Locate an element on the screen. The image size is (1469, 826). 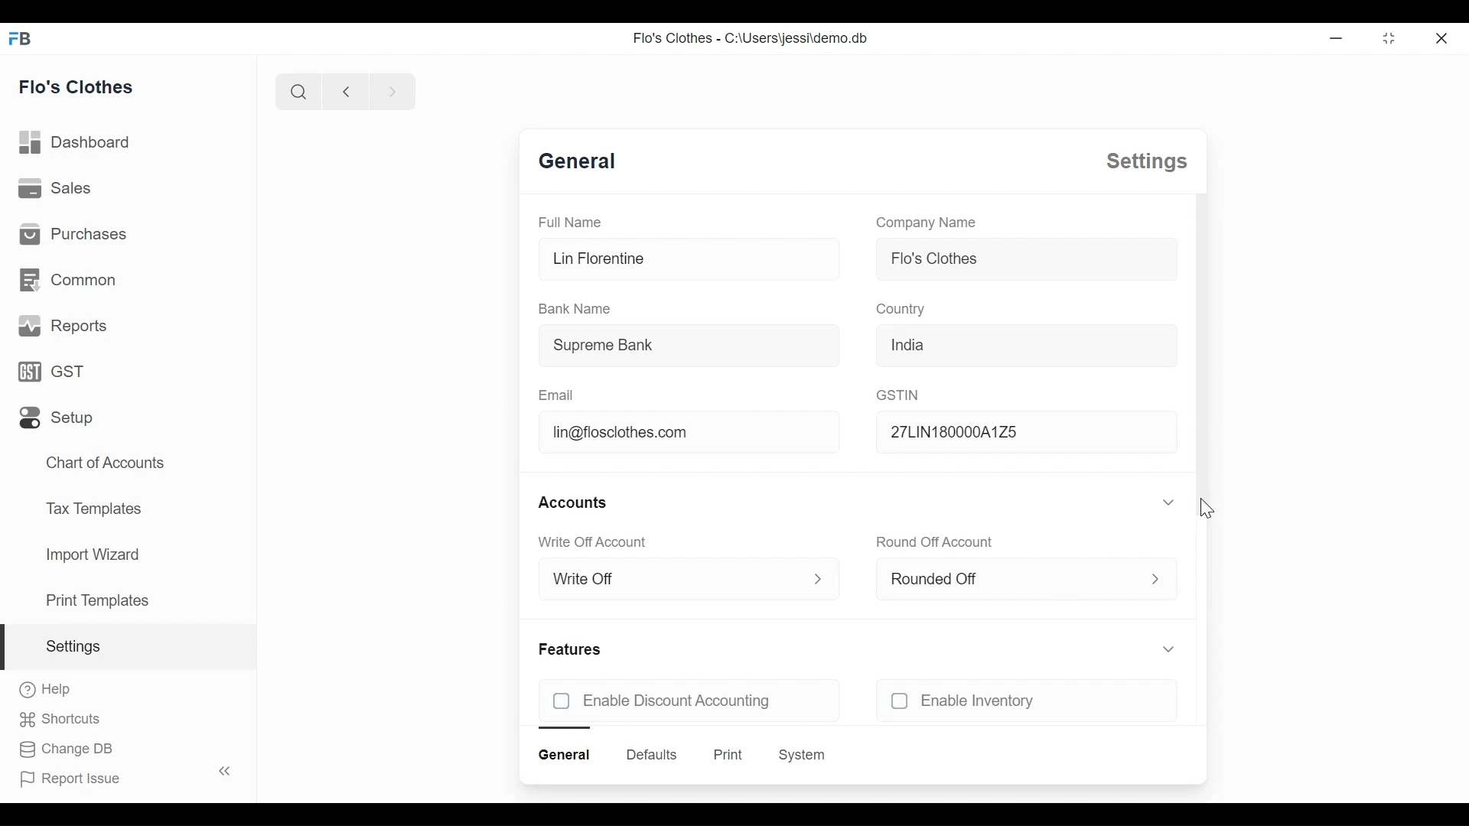
Search is located at coordinates (296, 92).